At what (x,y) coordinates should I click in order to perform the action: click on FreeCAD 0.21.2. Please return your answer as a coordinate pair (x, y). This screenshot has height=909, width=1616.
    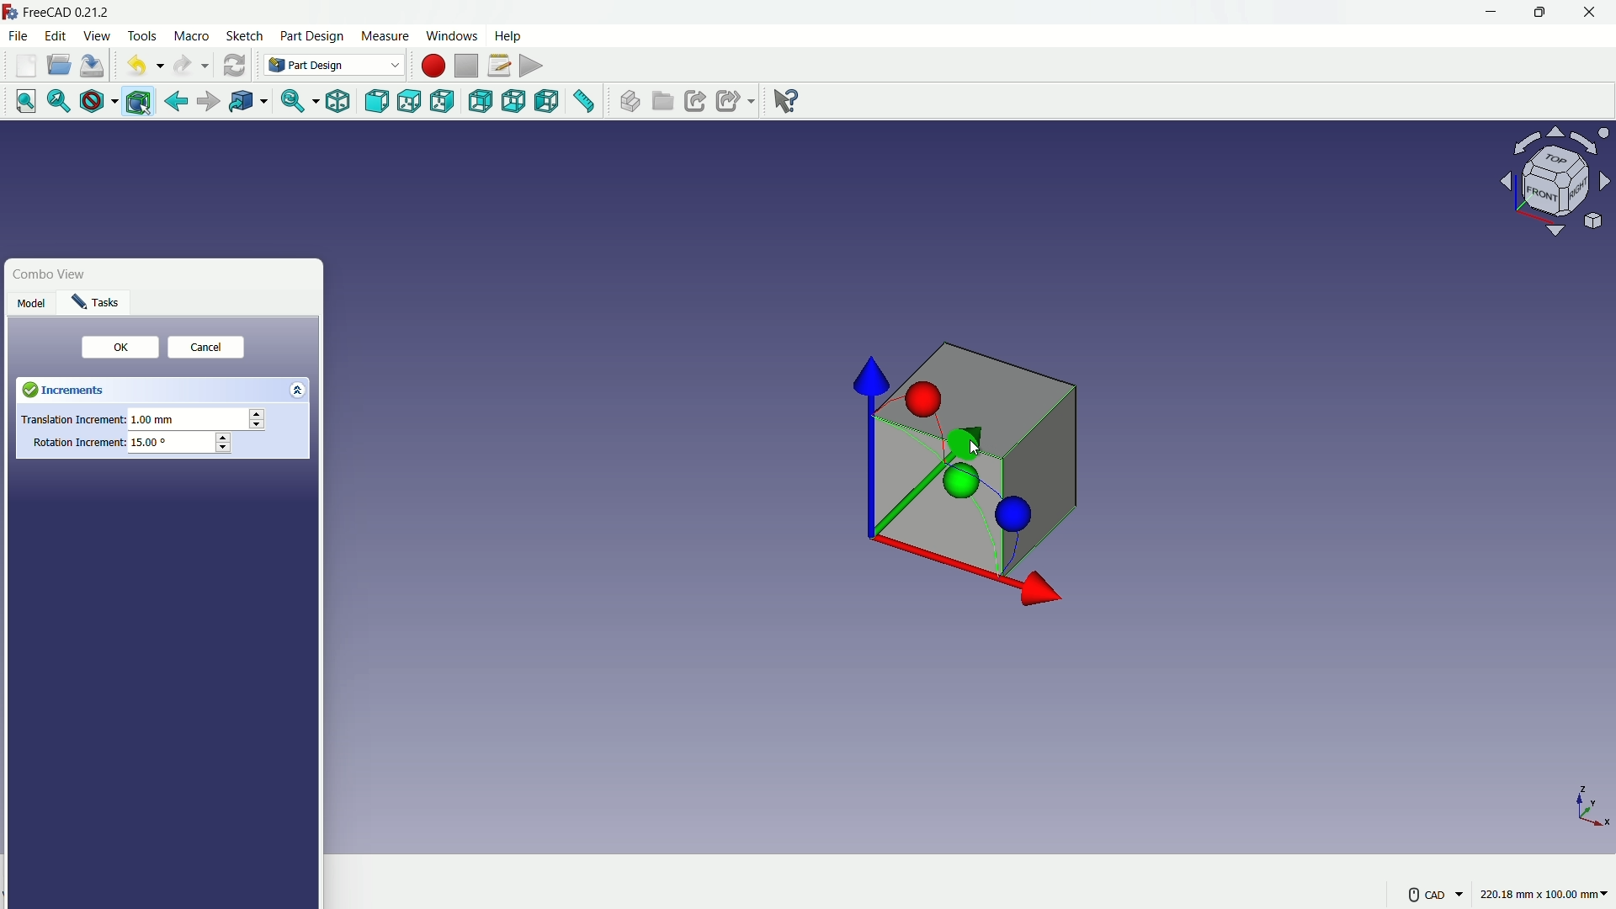
    Looking at the image, I should click on (59, 11).